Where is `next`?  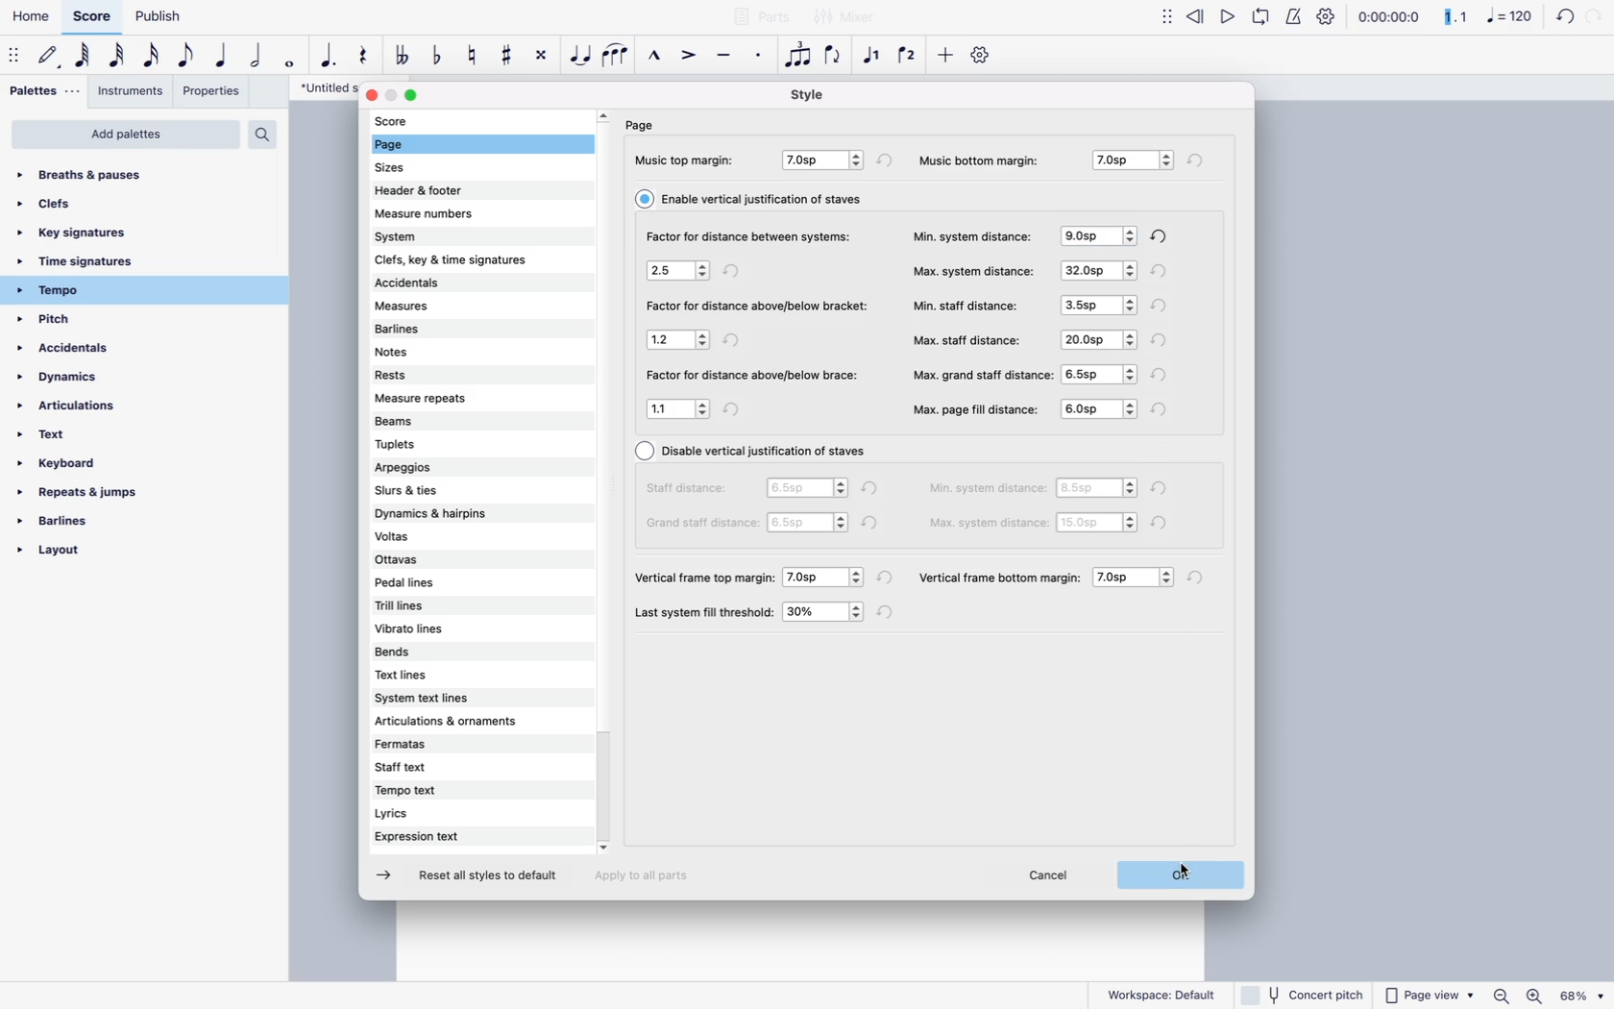 next is located at coordinates (388, 876).